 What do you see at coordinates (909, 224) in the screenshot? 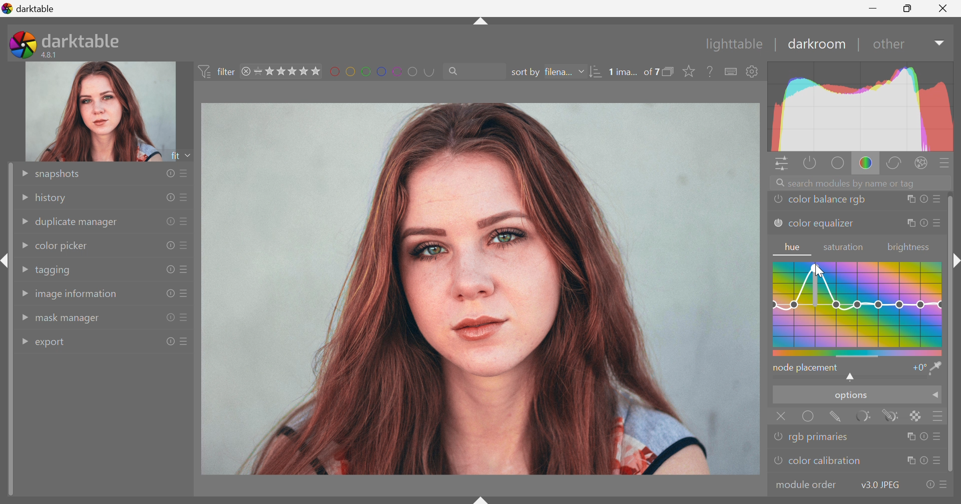
I see `multiple instance actions` at bounding box center [909, 224].